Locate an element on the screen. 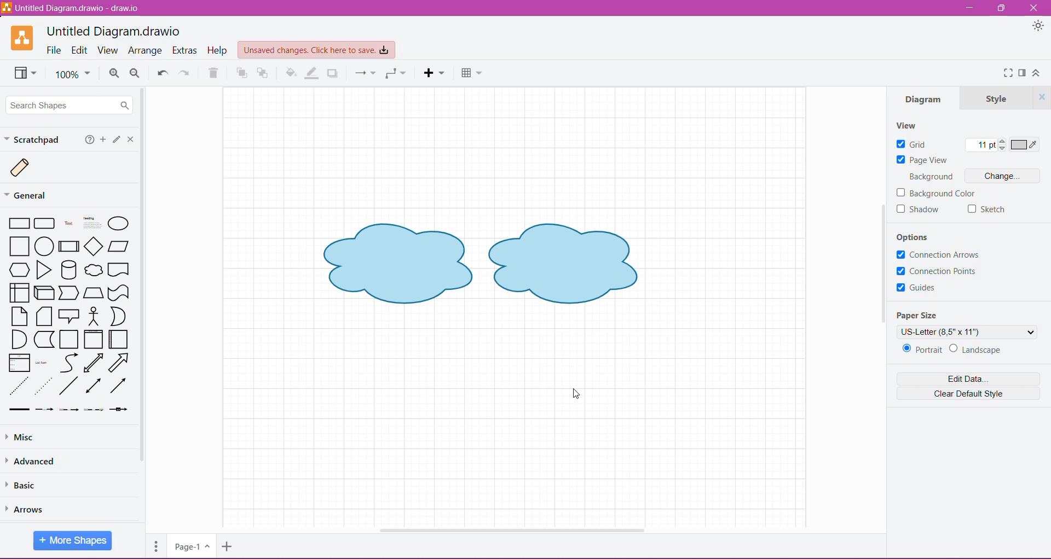 Image resolution: width=1051 pixels, height=559 pixels. Arrows is located at coordinates (28, 510).